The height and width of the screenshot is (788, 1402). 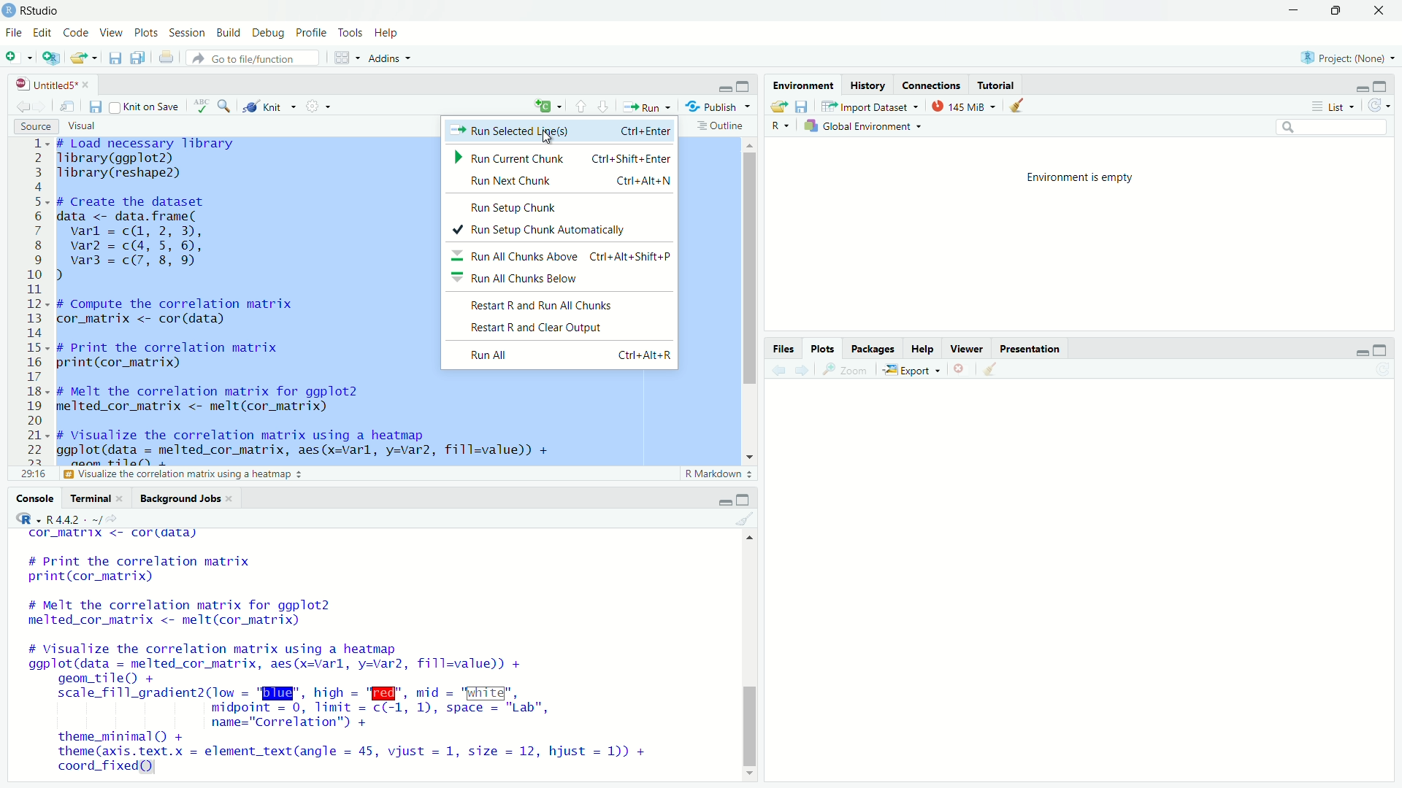 I want to click on previous plot, so click(x=777, y=370).